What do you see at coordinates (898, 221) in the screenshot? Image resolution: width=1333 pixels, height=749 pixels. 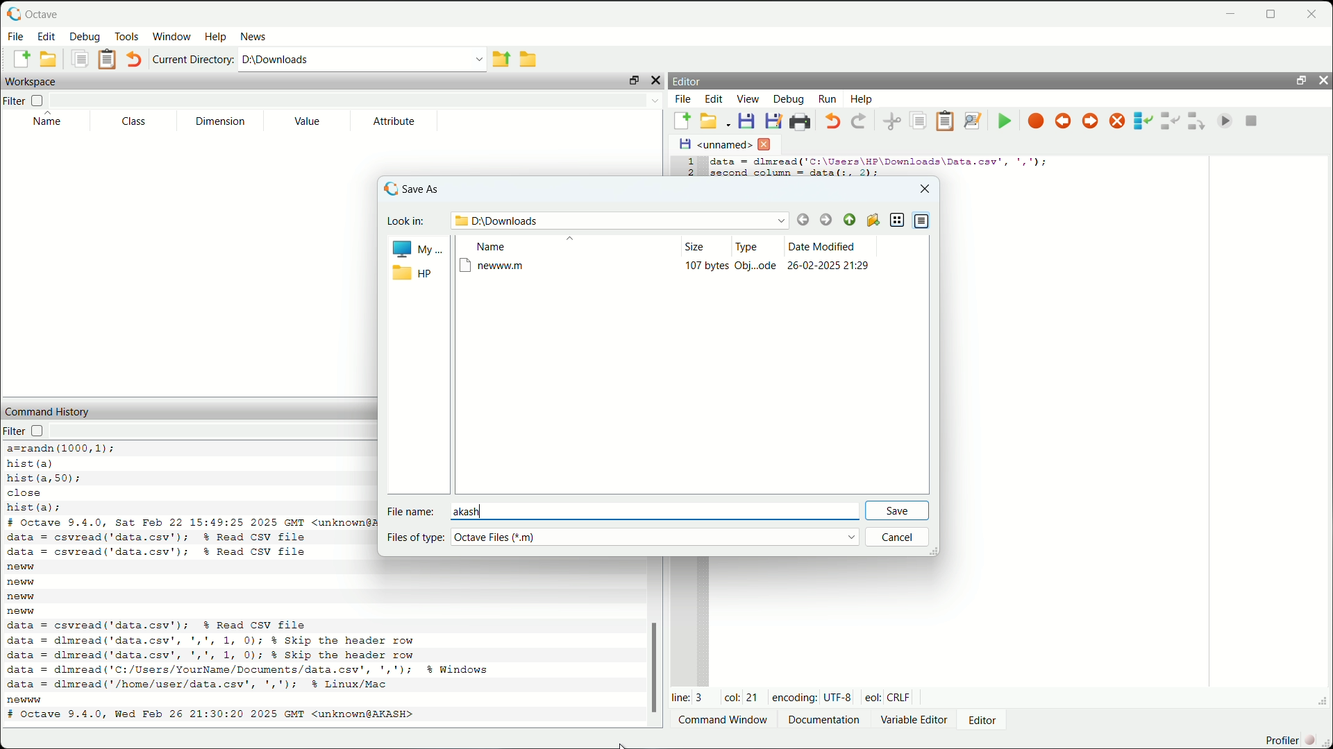 I see `list view` at bounding box center [898, 221].